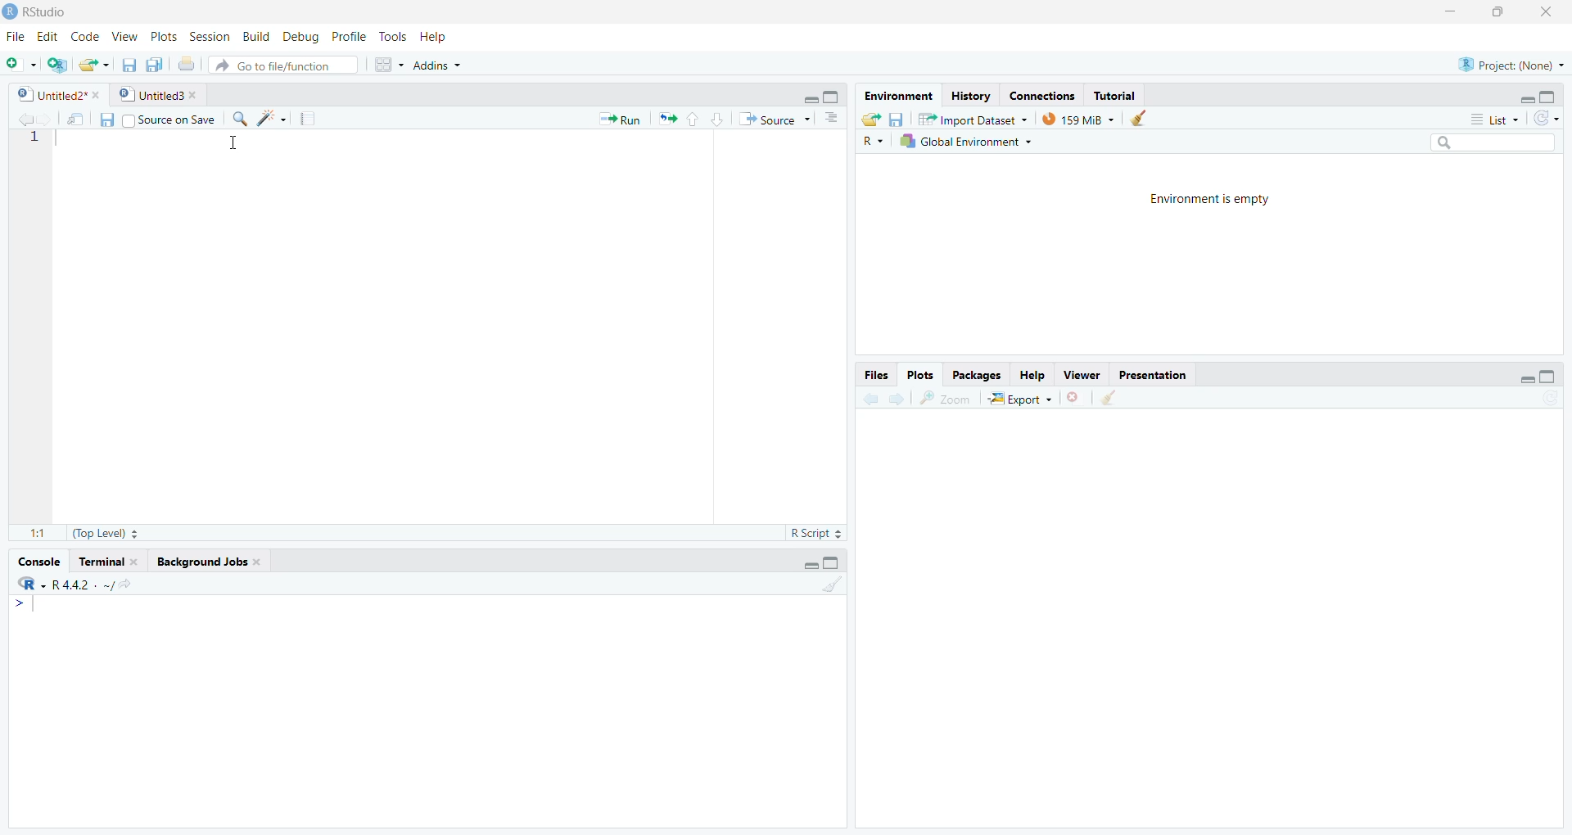  What do you see at coordinates (1510, 63) in the screenshot?
I see `Project (none)` at bounding box center [1510, 63].